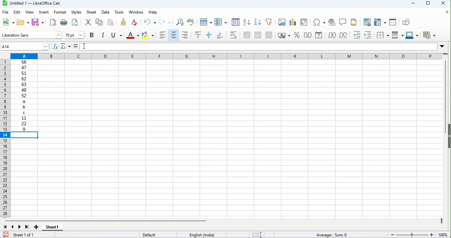 The width and height of the screenshot is (451, 238). Describe the element at coordinates (393, 22) in the screenshot. I see `split window` at that location.